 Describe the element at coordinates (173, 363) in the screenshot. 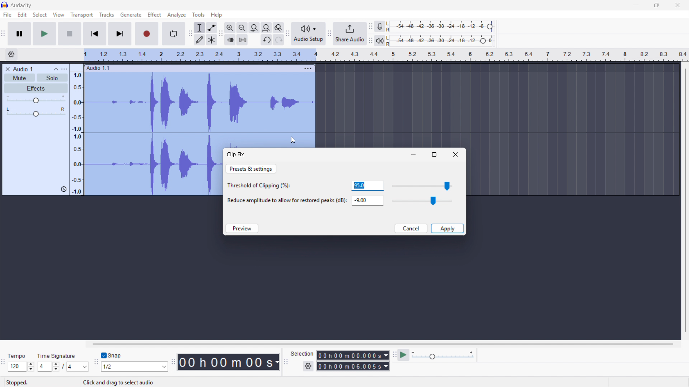

I see `Time toolbar` at that location.